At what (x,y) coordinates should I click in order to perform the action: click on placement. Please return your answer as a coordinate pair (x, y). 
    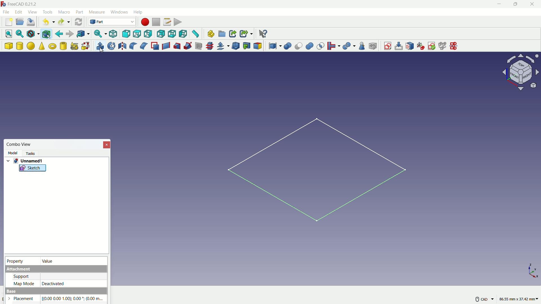
    Looking at the image, I should click on (23, 299).